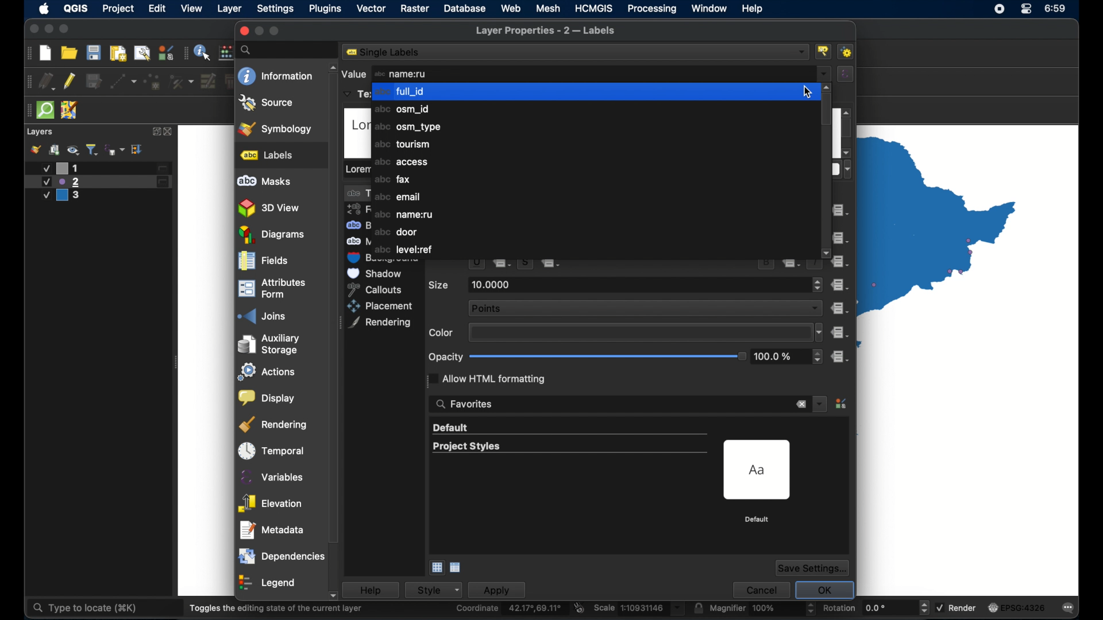 The width and height of the screenshot is (1103, 620). Describe the element at coordinates (376, 590) in the screenshot. I see `help` at that location.